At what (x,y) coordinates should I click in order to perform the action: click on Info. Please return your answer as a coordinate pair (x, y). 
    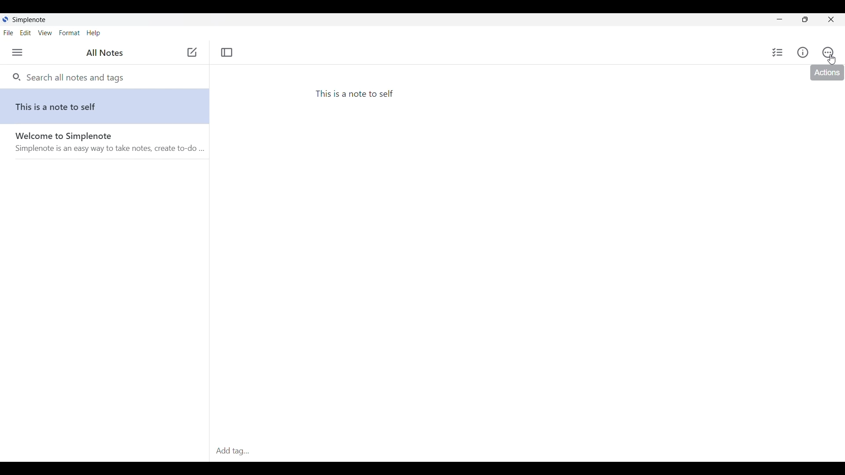
    Looking at the image, I should click on (803, 52).